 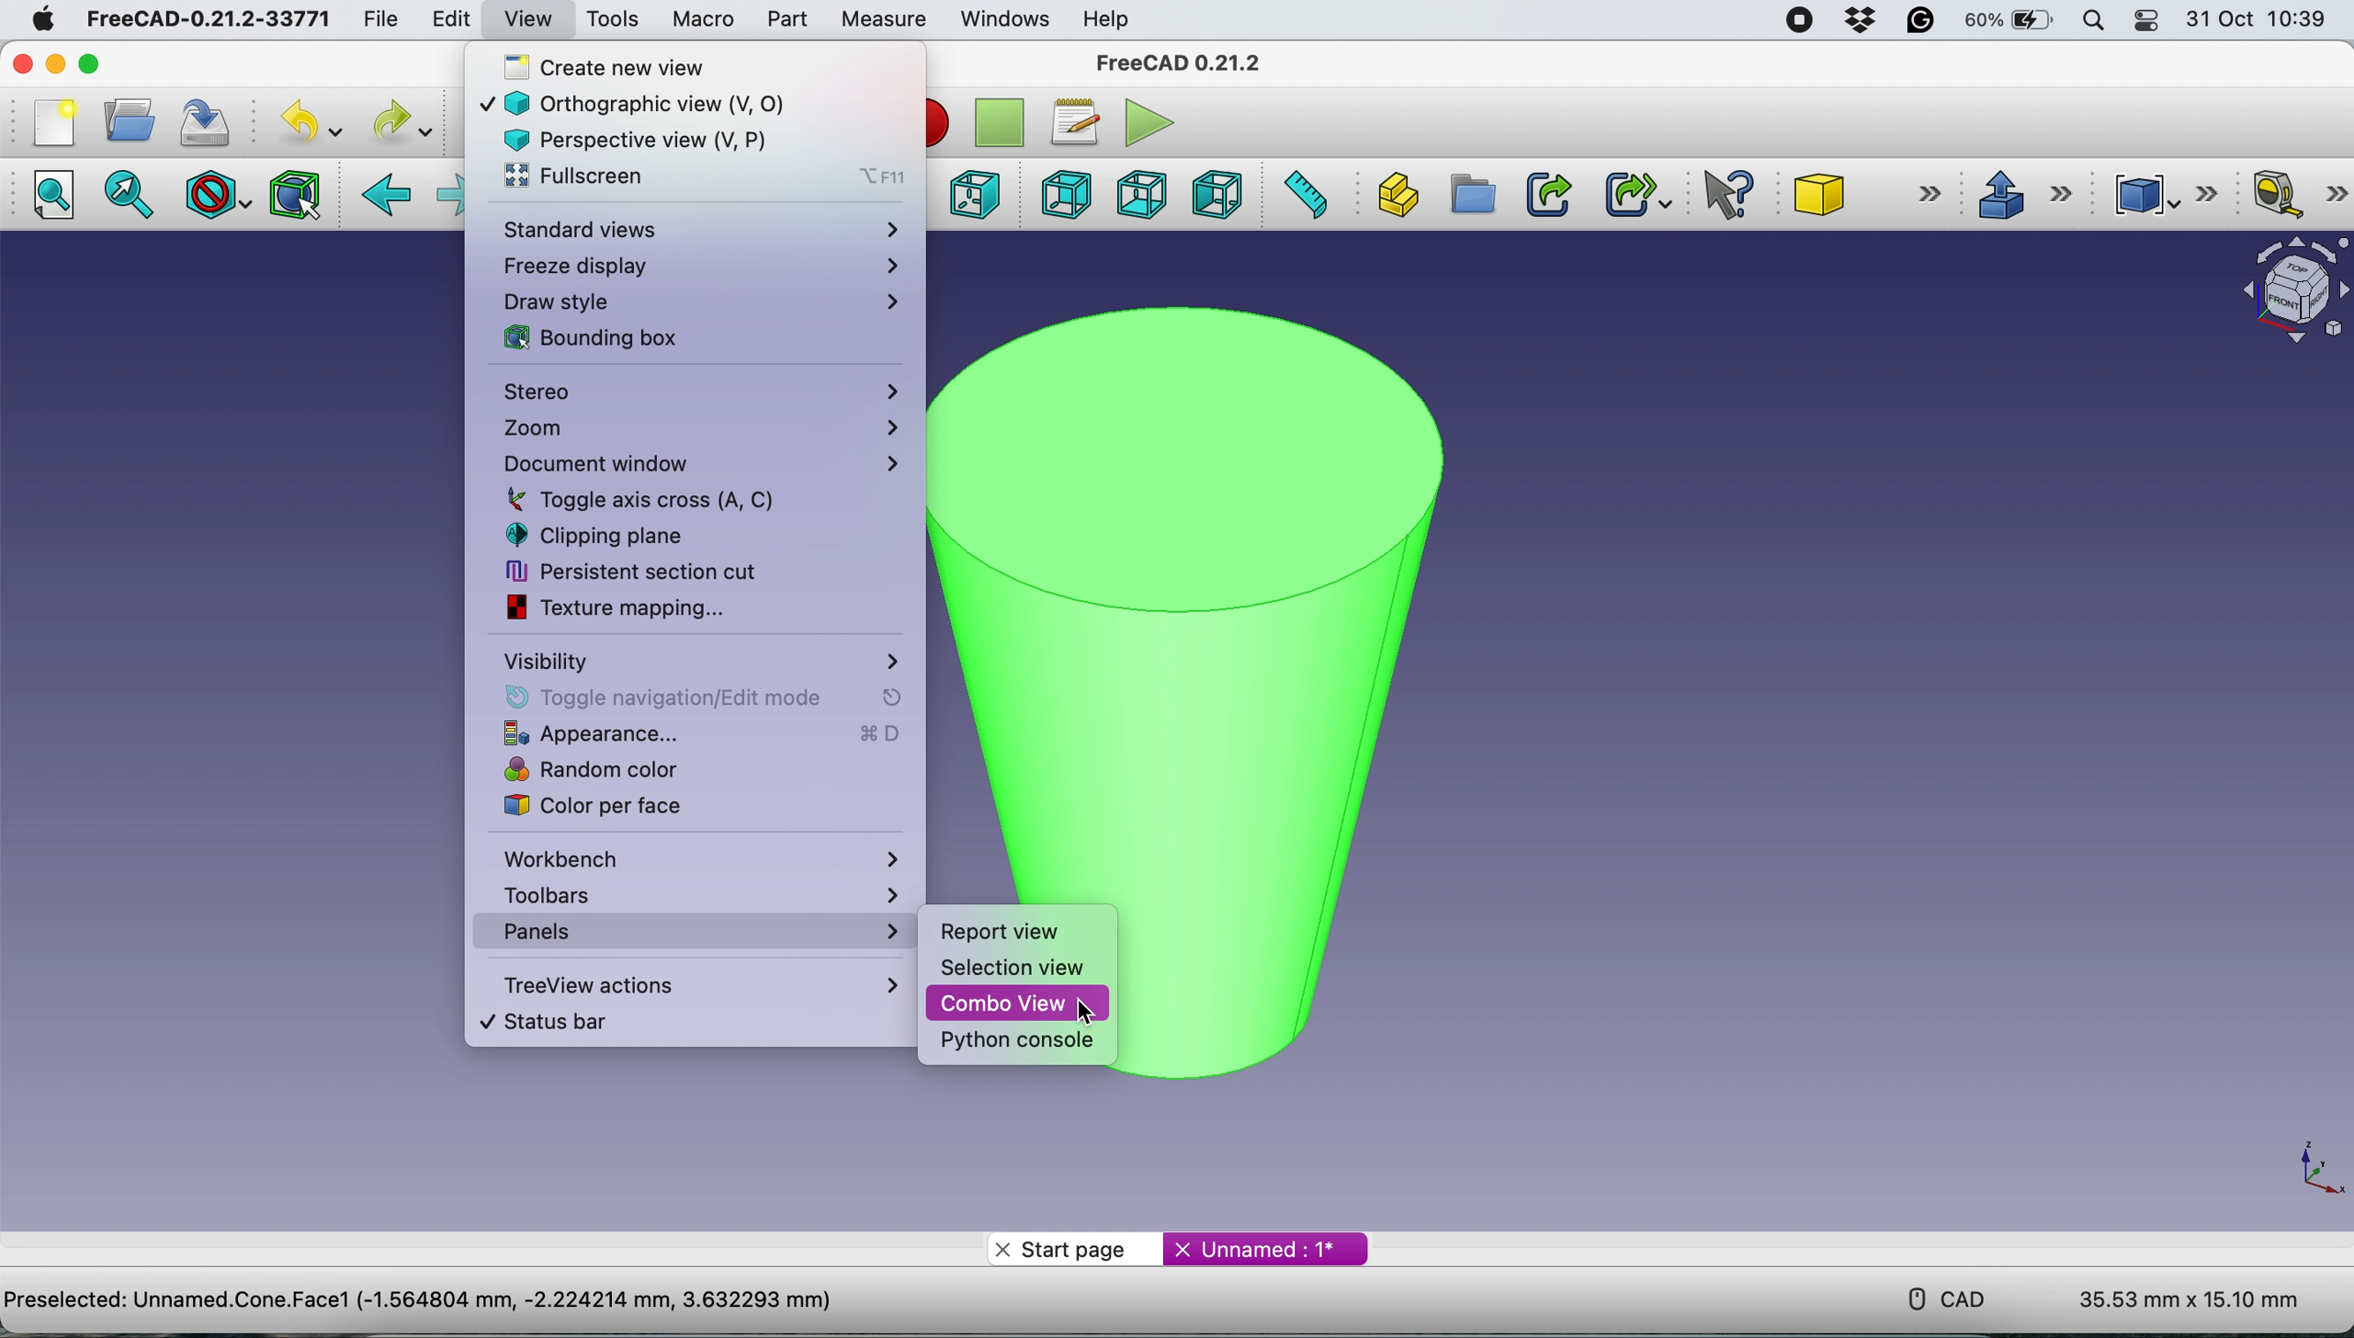 What do you see at coordinates (1020, 1042) in the screenshot?
I see `python console ` at bounding box center [1020, 1042].